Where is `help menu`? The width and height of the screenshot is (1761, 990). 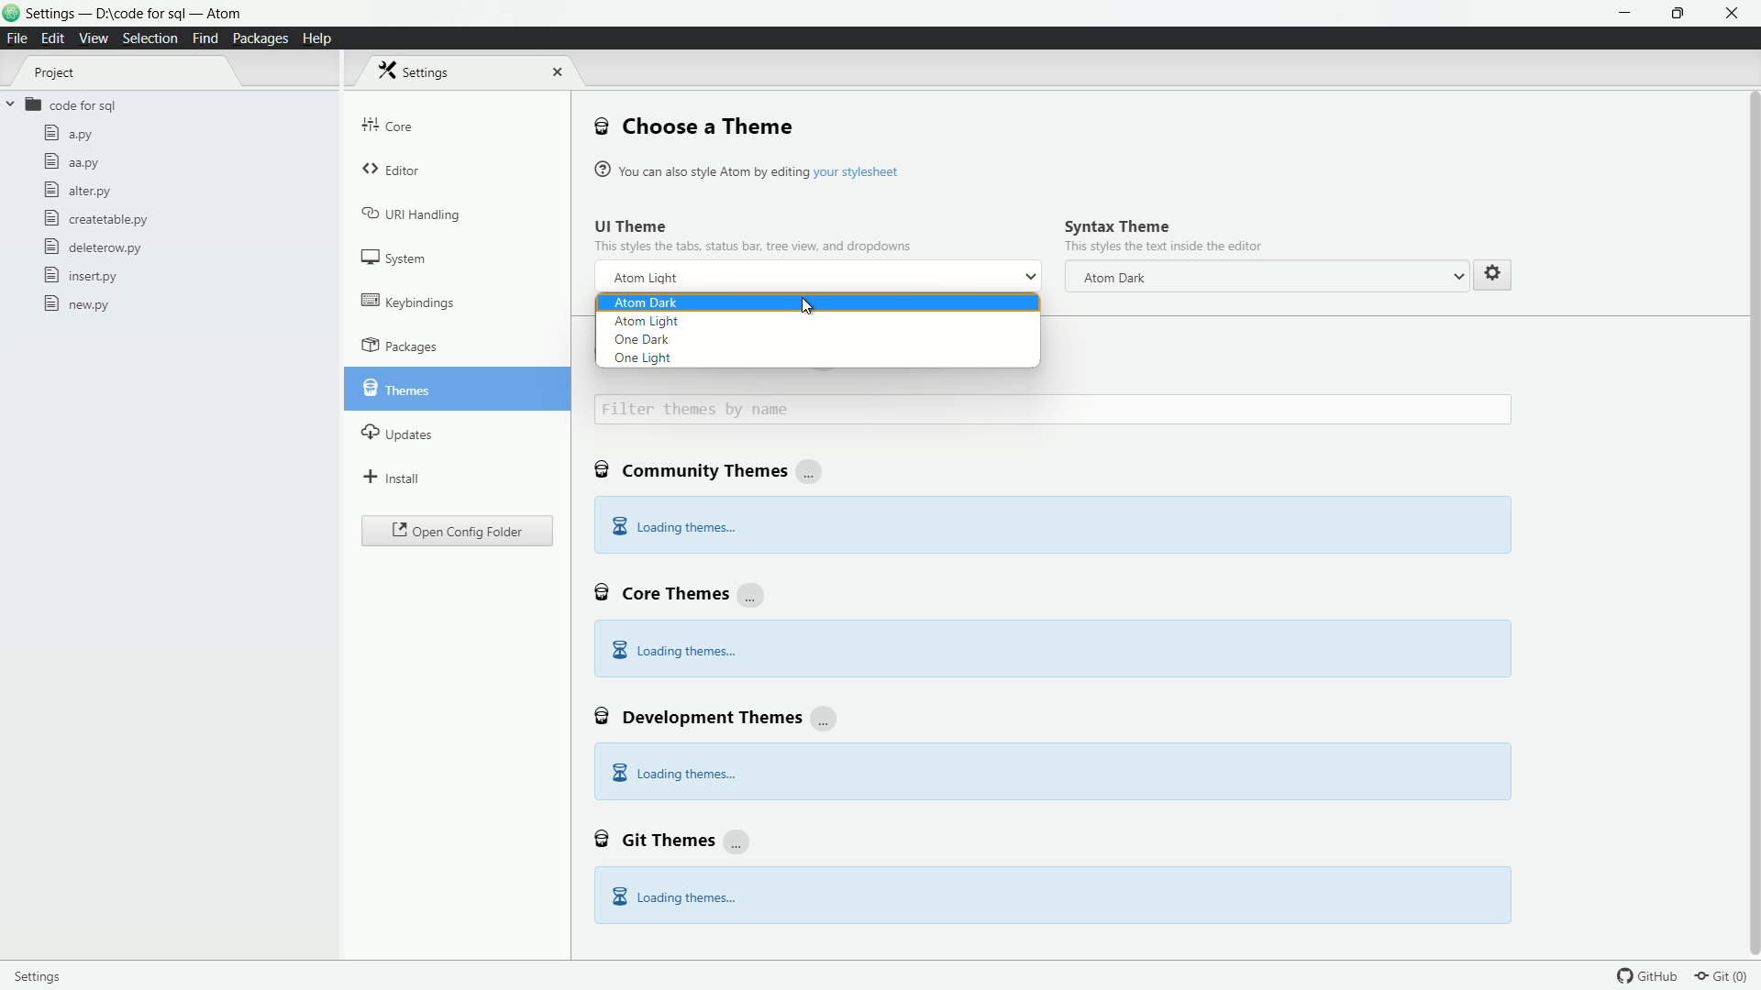 help menu is located at coordinates (316, 39).